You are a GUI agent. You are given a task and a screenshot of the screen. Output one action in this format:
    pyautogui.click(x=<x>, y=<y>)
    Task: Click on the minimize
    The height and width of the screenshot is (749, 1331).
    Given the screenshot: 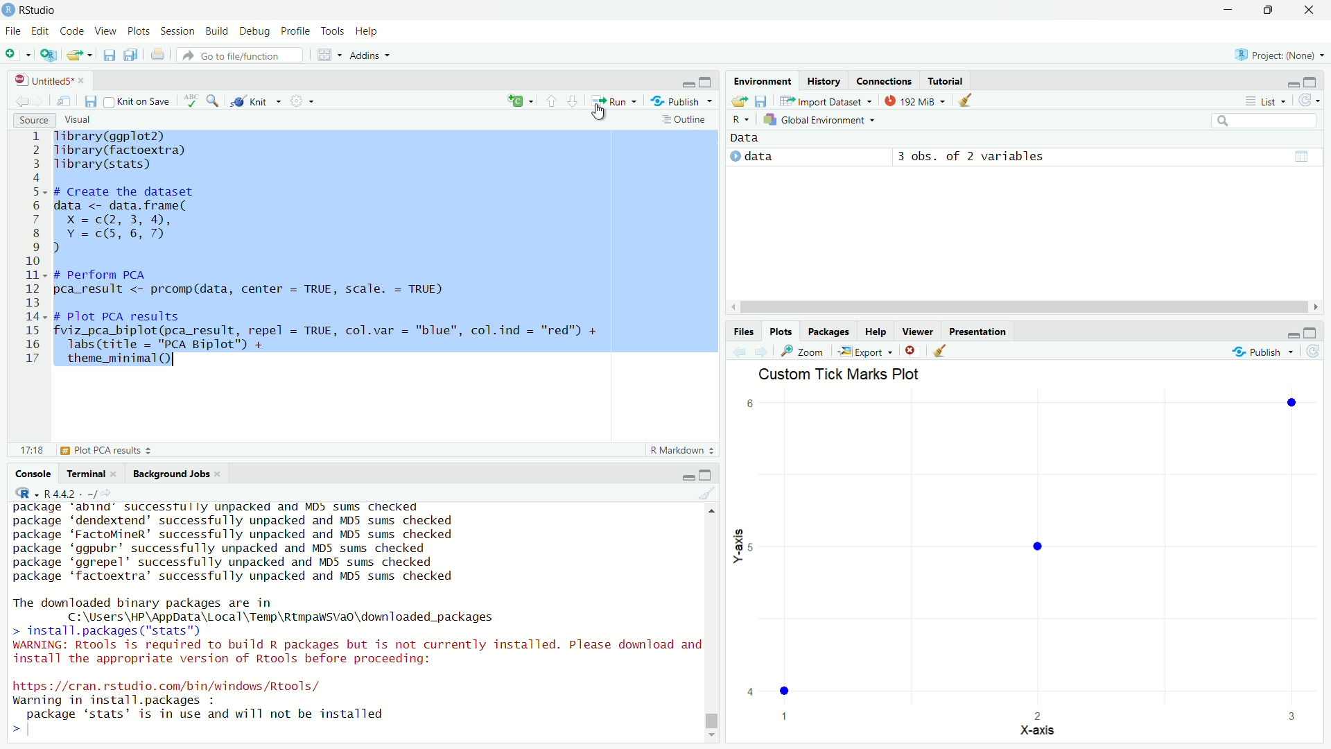 What is the action you would take?
    pyautogui.click(x=689, y=83)
    